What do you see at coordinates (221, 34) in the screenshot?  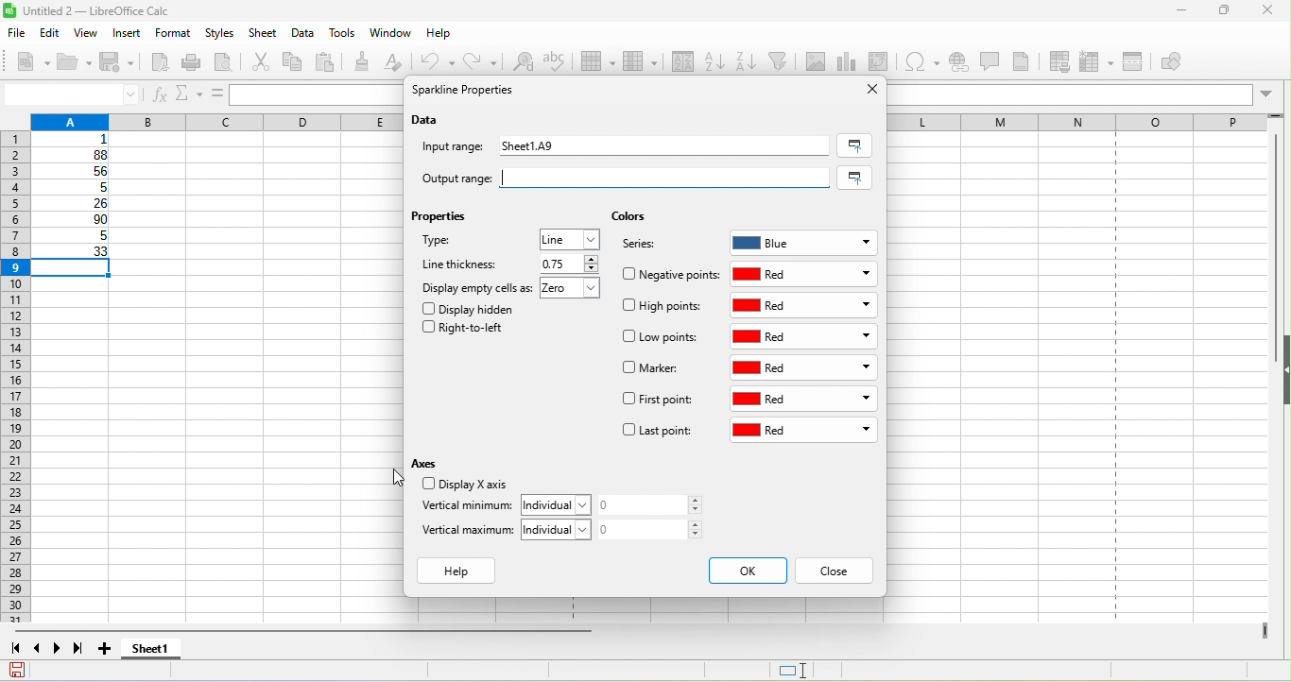 I see `styles` at bounding box center [221, 34].